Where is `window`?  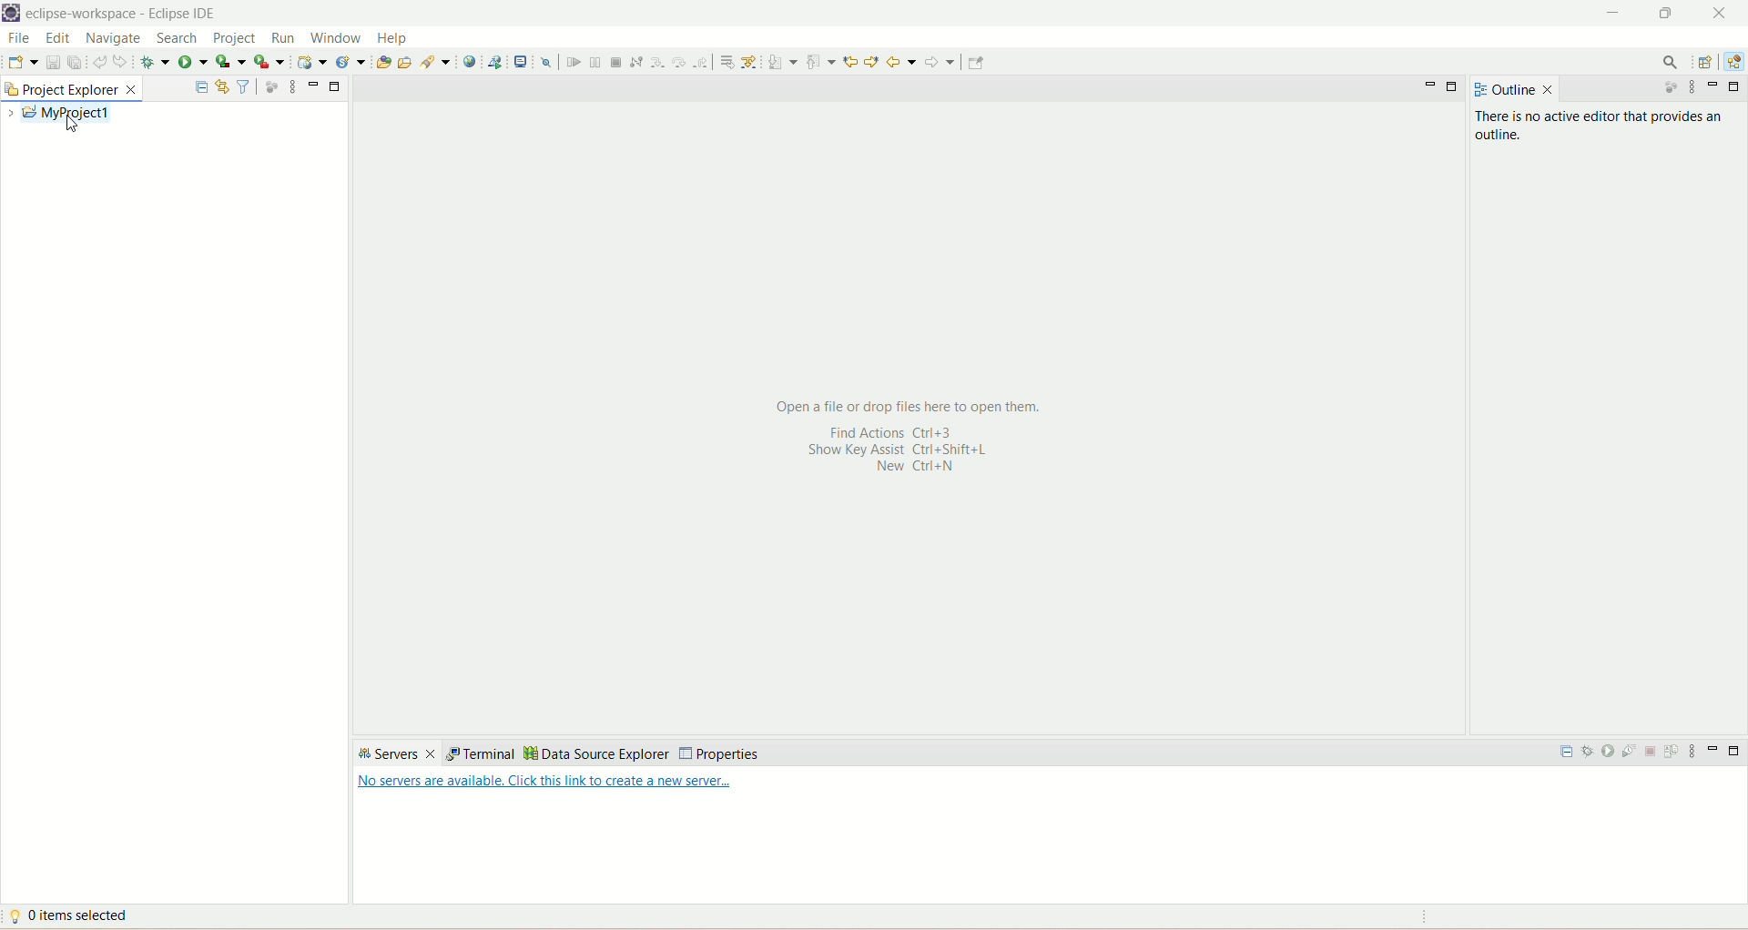
window is located at coordinates (338, 37).